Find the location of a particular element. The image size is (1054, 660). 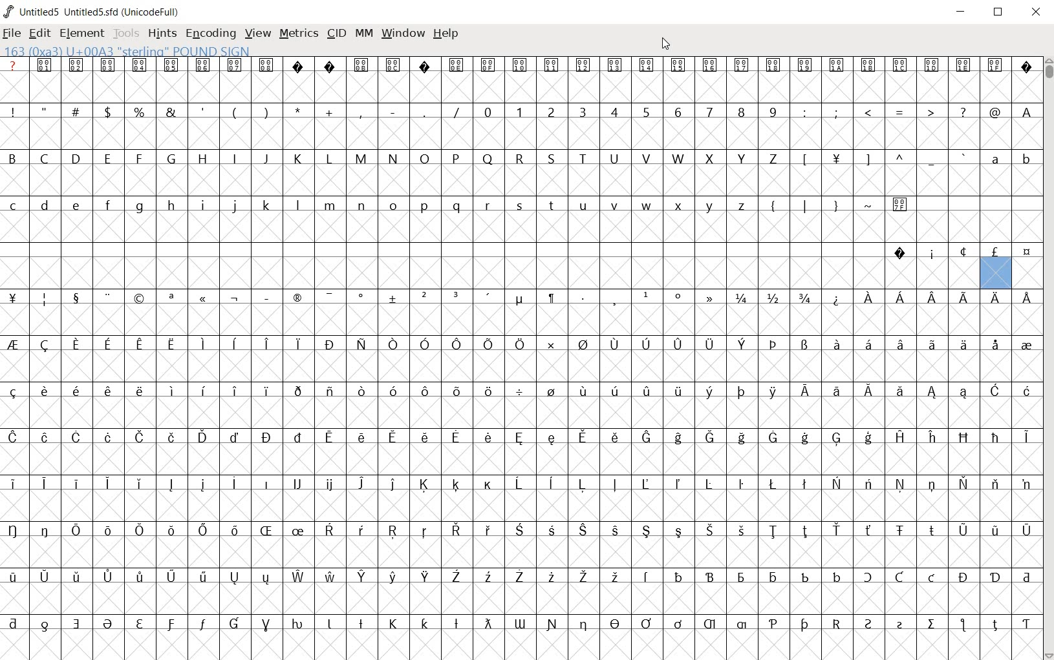

Symbol is located at coordinates (901, 484).